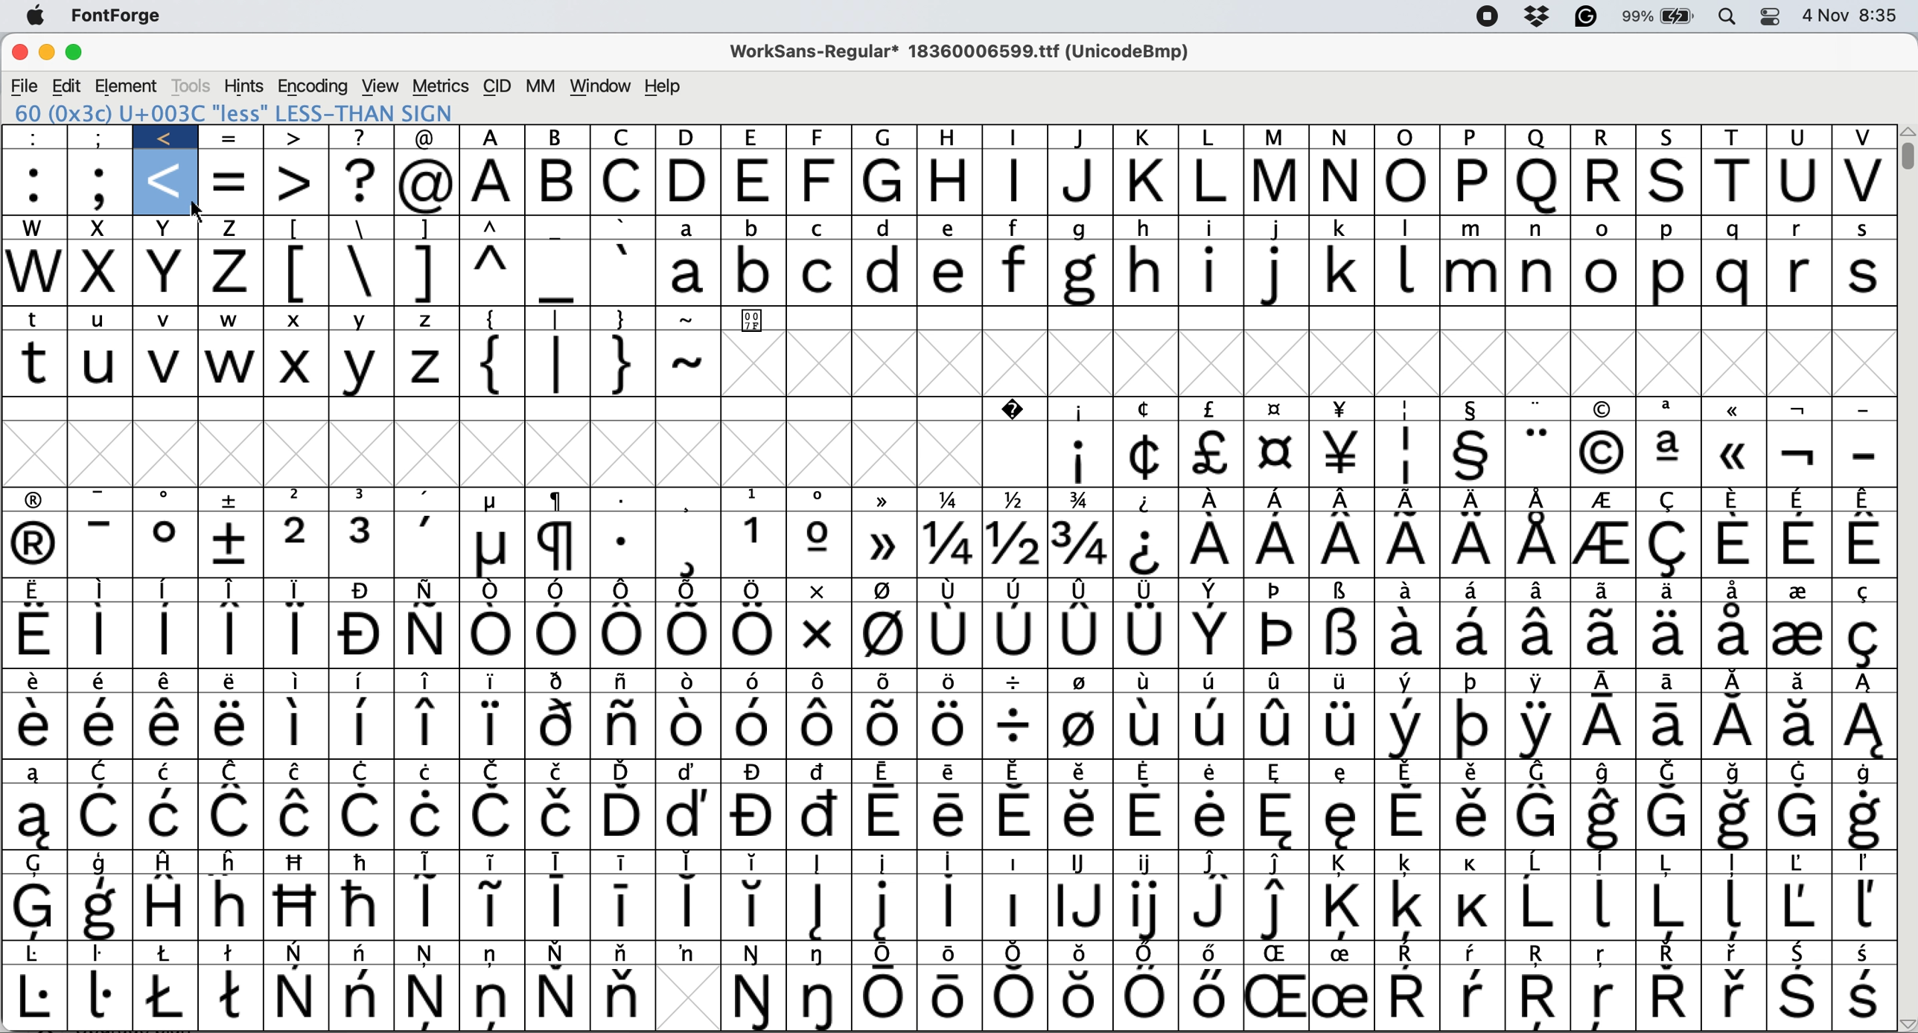  I want to click on `, so click(622, 227).